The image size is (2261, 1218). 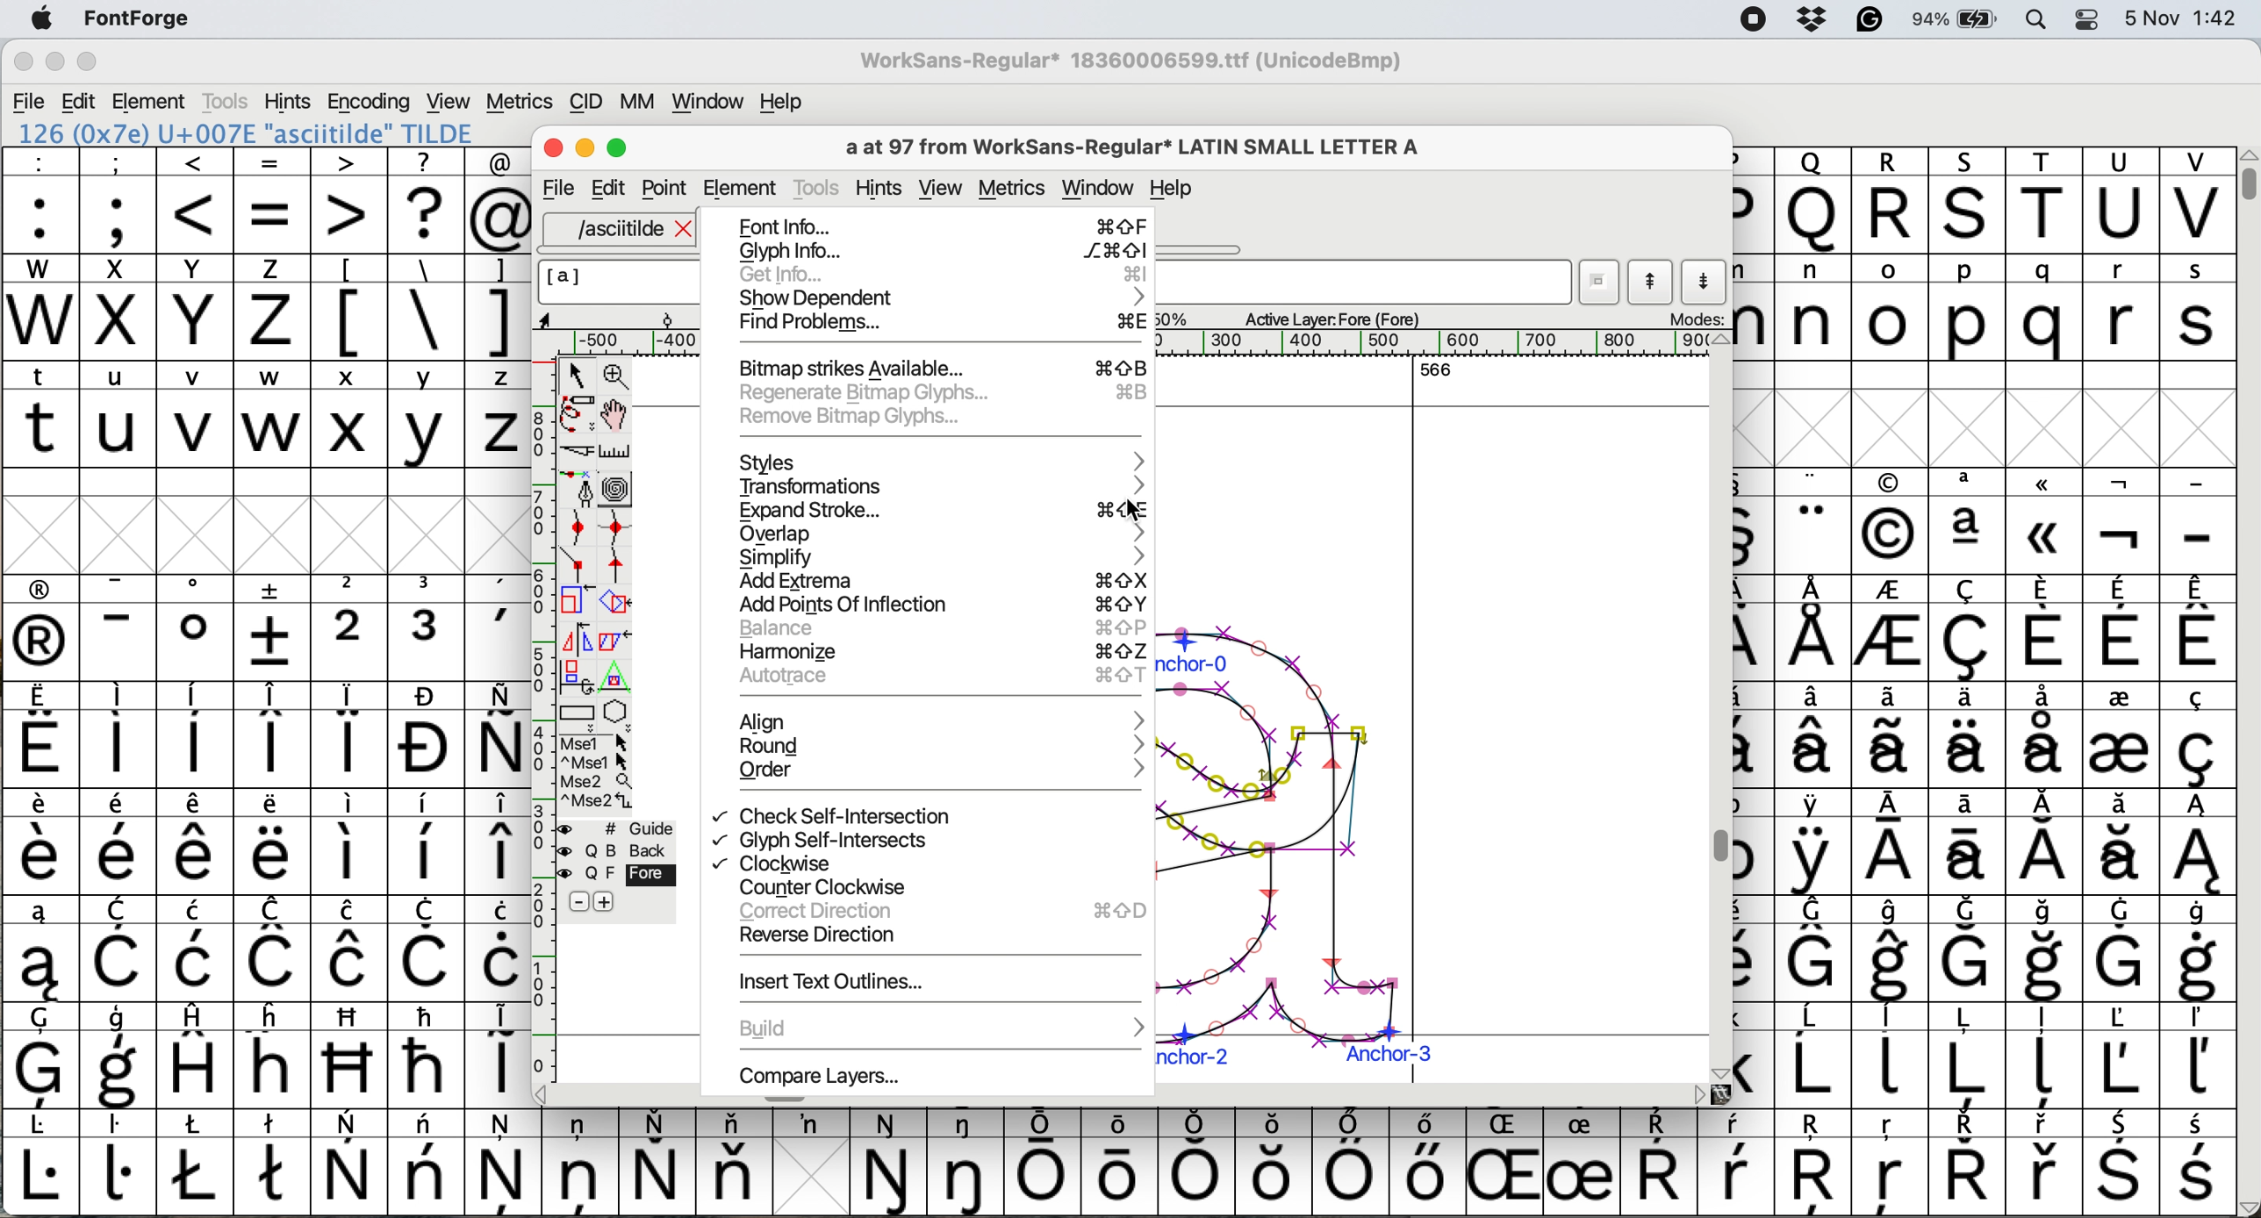 I want to click on Point, so click(x=666, y=190).